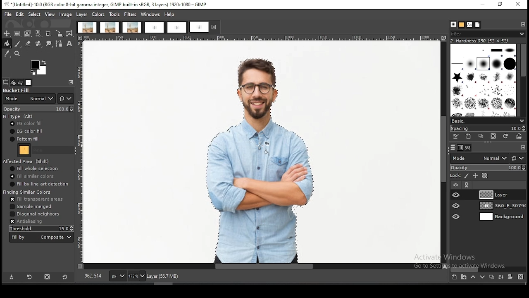  Describe the element at coordinates (480, 41) in the screenshot. I see `hardness 050 (51x51)` at that location.